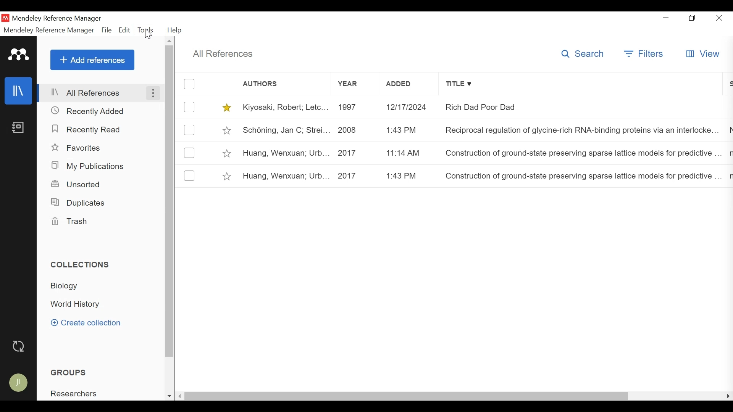 Image resolution: width=733 pixels, height=412 pixels. I want to click on Notebook, so click(18, 127).